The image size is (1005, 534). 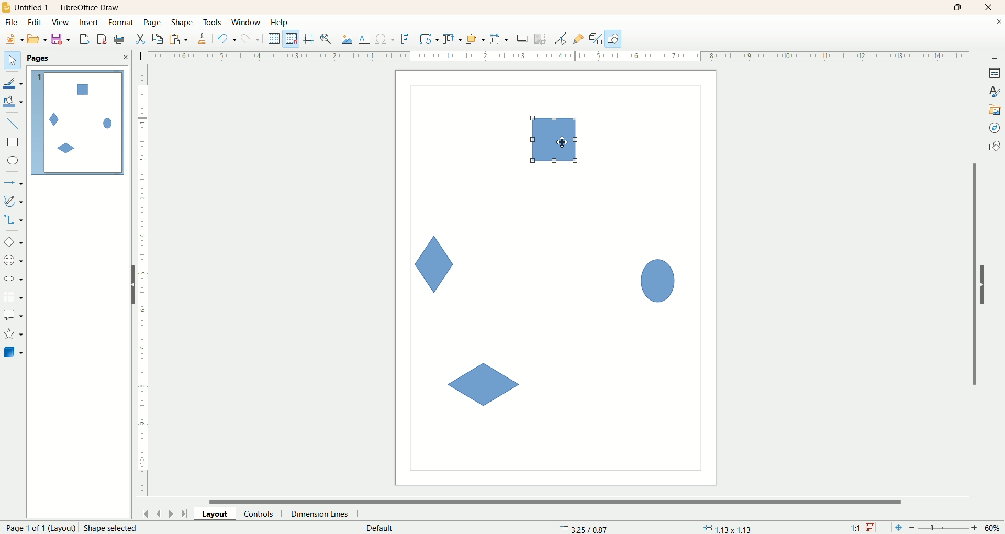 What do you see at coordinates (128, 287) in the screenshot?
I see `hide` at bounding box center [128, 287].